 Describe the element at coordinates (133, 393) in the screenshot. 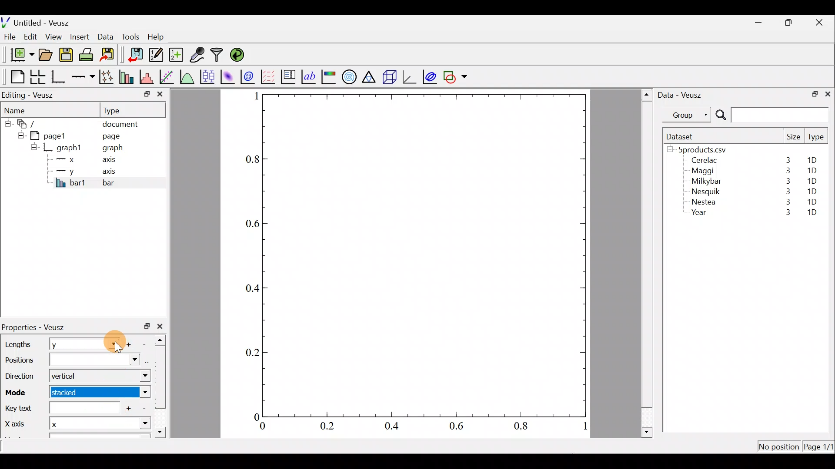

I see `mode dropdown` at that location.